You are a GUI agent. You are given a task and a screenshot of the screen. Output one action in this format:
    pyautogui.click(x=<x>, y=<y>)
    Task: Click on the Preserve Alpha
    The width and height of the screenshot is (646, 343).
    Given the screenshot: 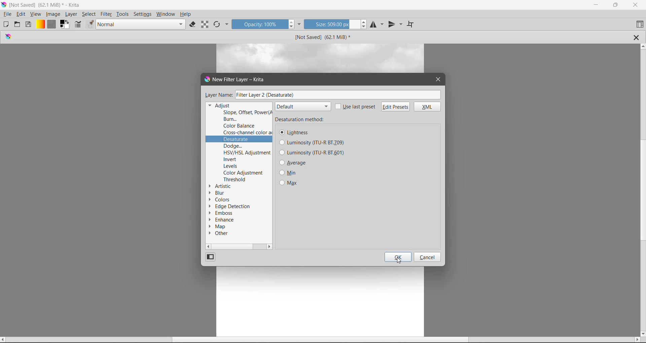 What is the action you would take?
    pyautogui.click(x=205, y=24)
    